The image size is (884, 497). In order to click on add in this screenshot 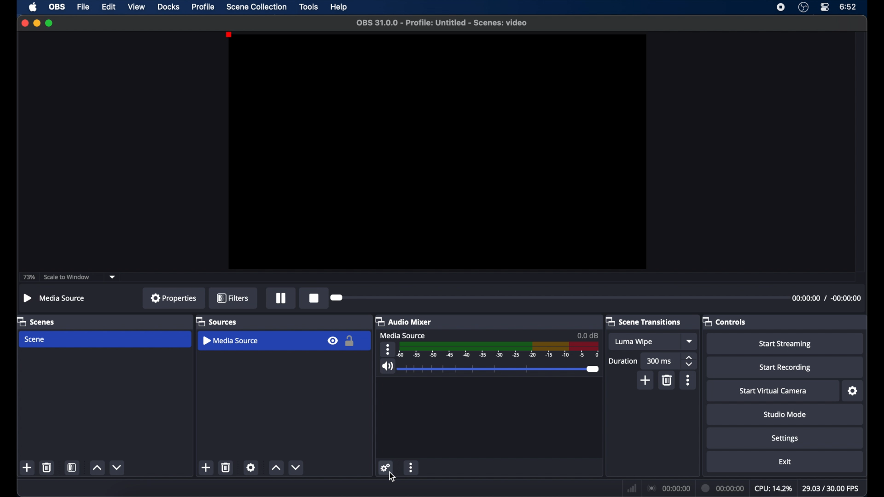, I will do `click(645, 380)`.